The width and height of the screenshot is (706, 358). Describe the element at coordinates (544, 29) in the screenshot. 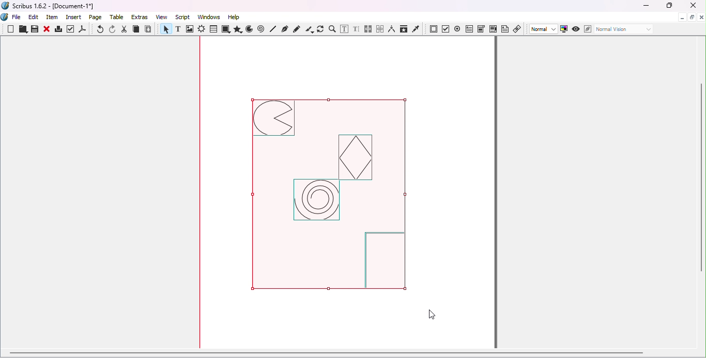

I see `Select image preview quality` at that location.